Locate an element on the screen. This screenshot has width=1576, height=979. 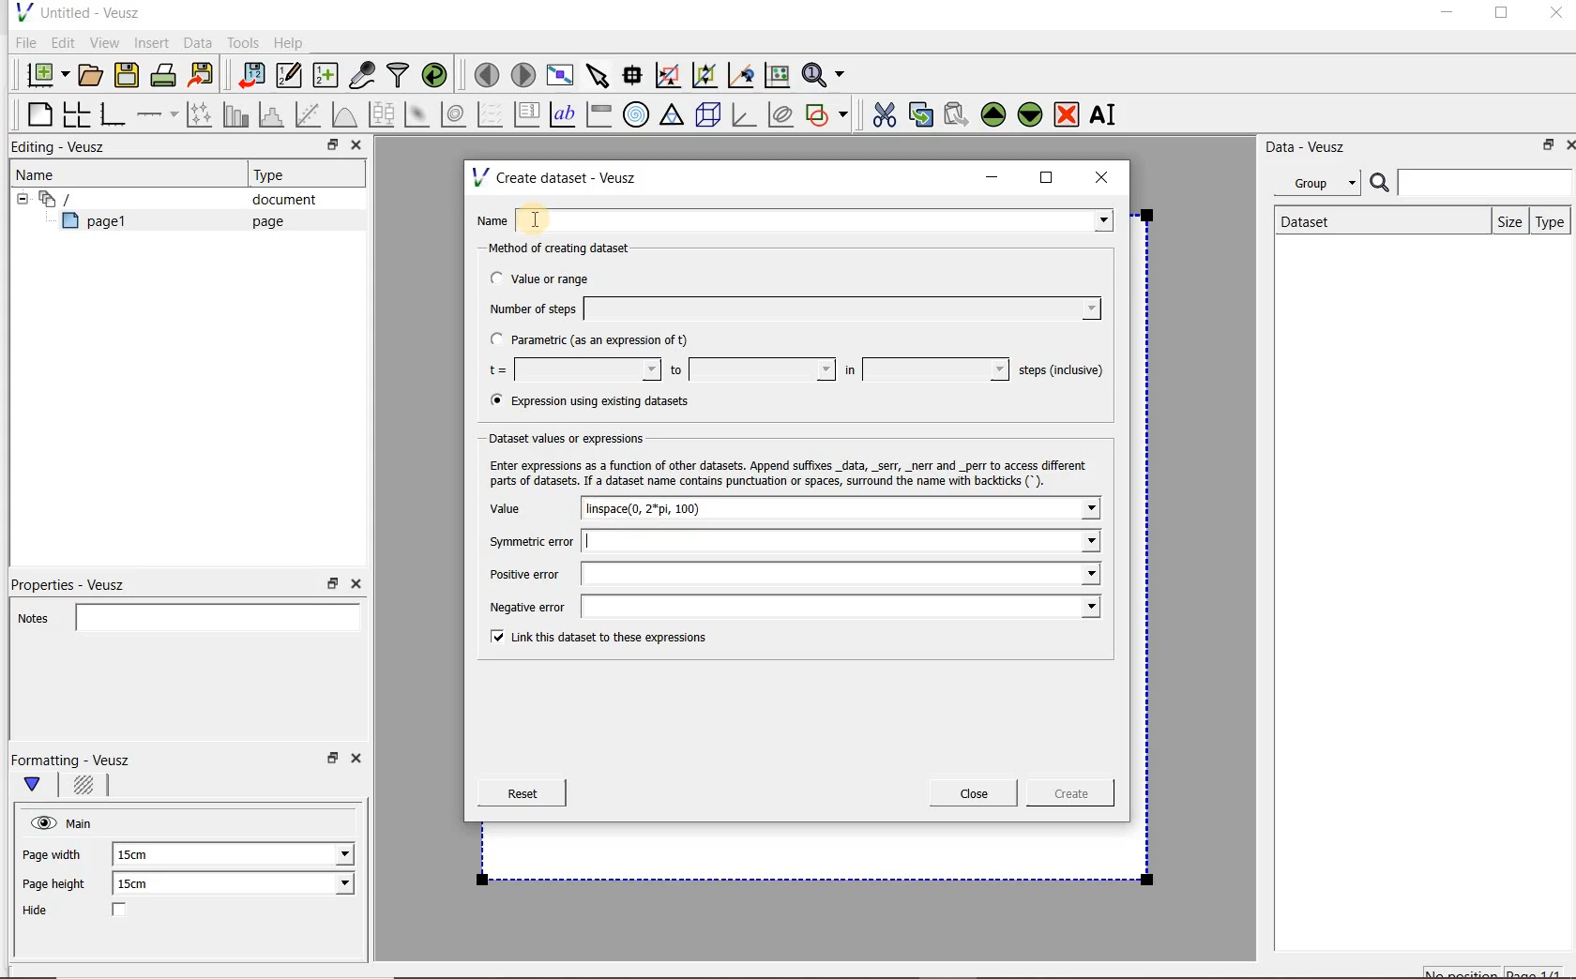
Untitled - Veusz is located at coordinates (76, 11).